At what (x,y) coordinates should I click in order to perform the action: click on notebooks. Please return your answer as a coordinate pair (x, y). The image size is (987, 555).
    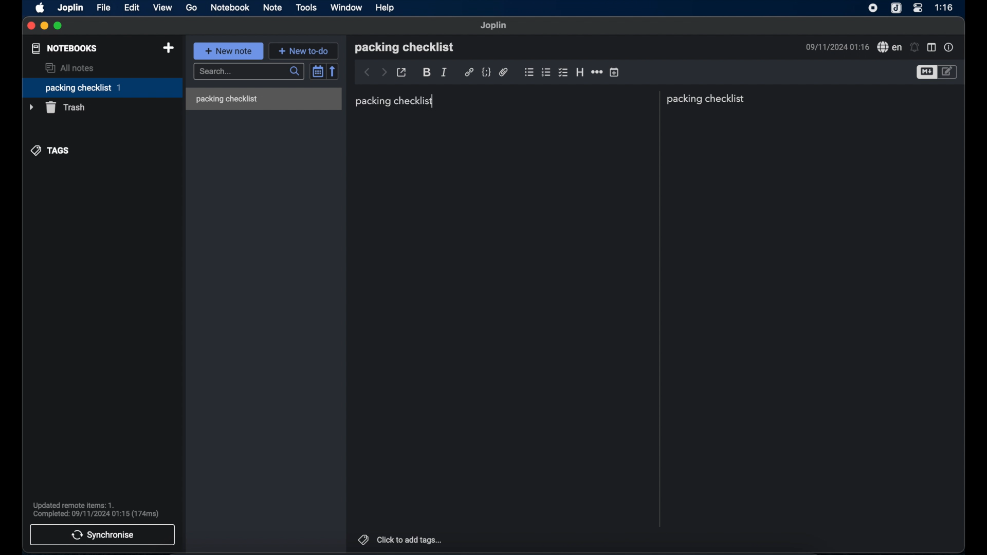
    Looking at the image, I should click on (64, 48).